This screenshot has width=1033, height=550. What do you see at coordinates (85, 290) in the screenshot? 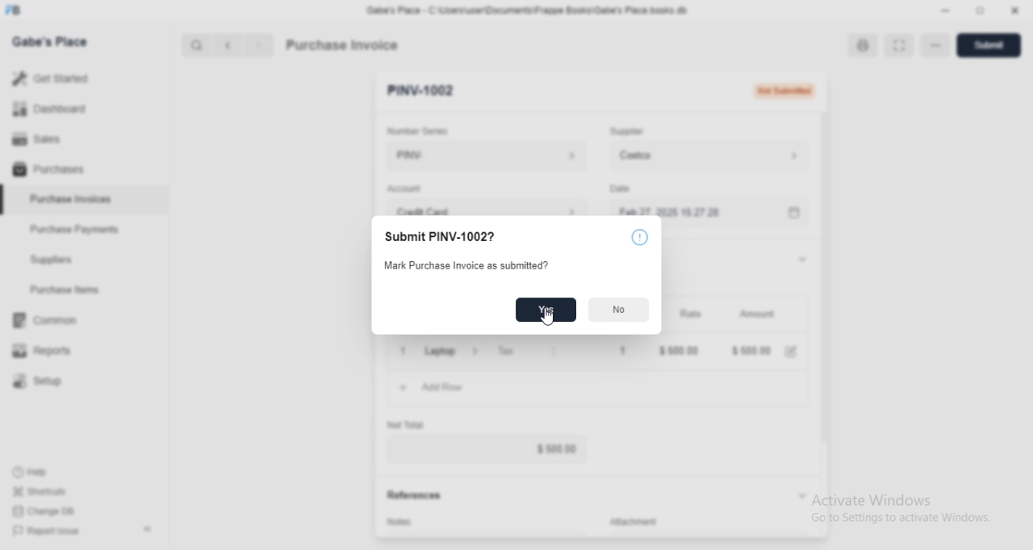
I see `Purchase Items` at bounding box center [85, 290].